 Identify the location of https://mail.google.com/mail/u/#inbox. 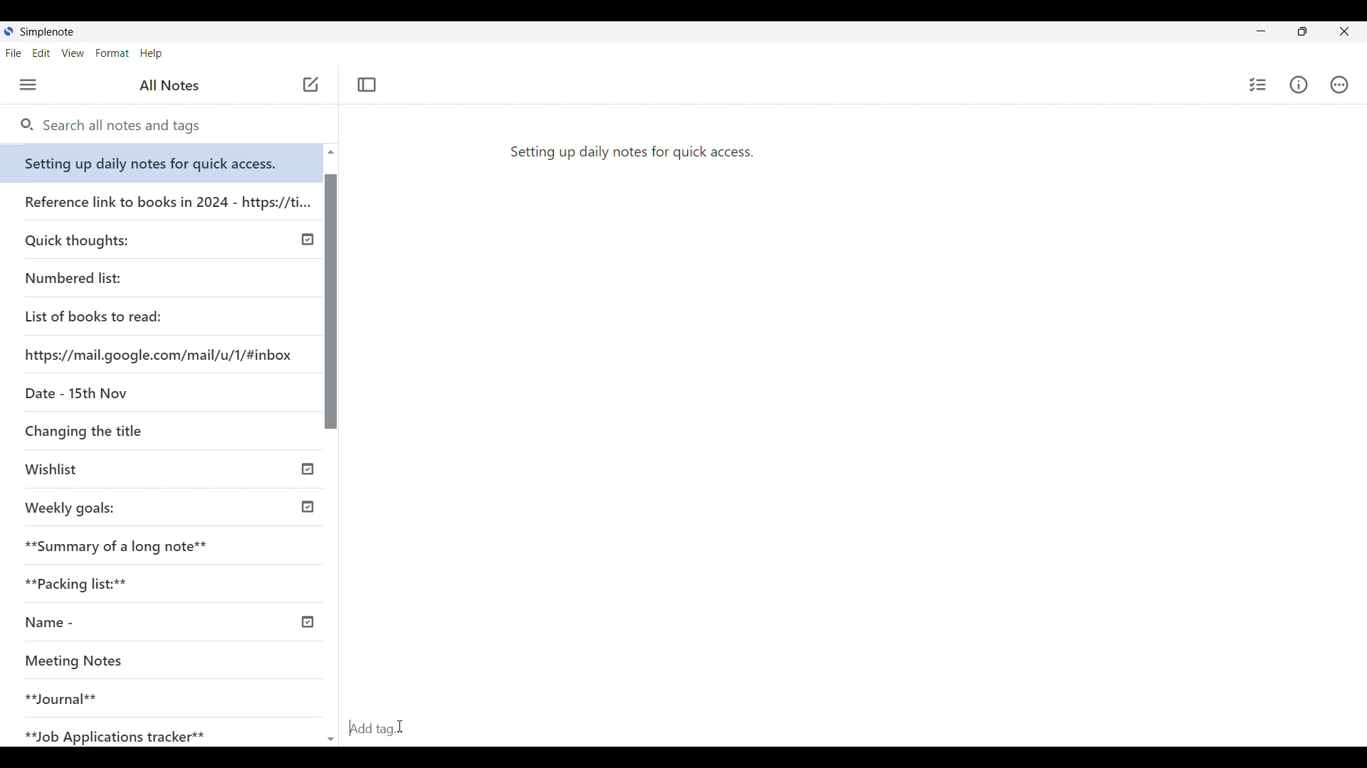
(161, 352).